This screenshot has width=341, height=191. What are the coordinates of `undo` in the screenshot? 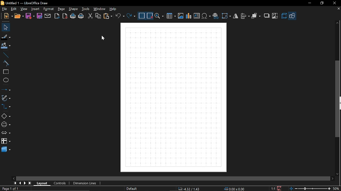 It's located at (120, 16).